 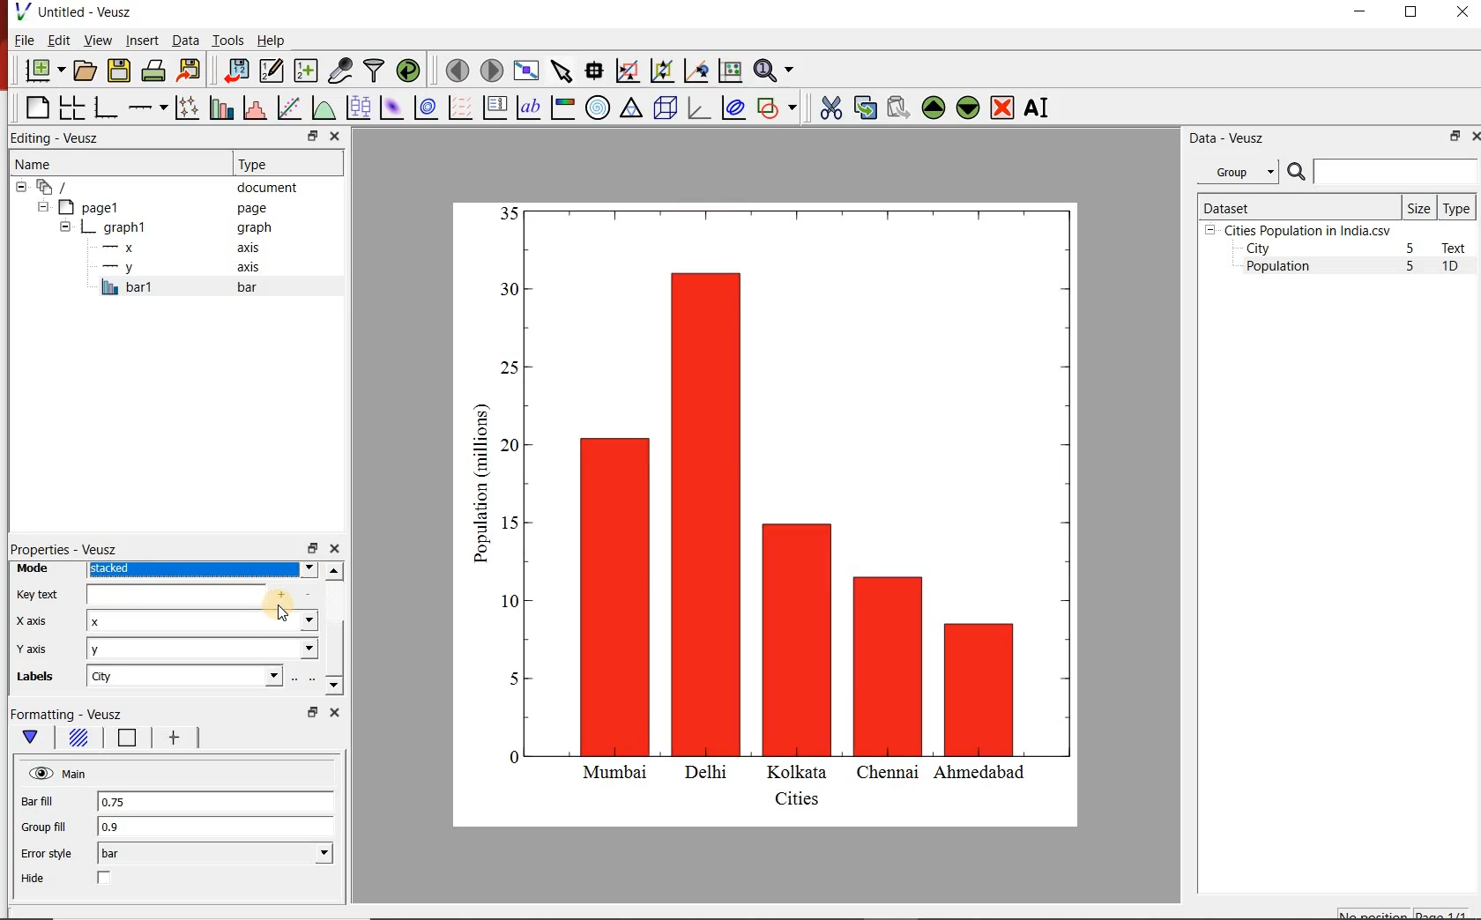 What do you see at coordinates (695, 71) in the screenshot?
I see `click to recenter graph axes` at bounding box center [695, 71].